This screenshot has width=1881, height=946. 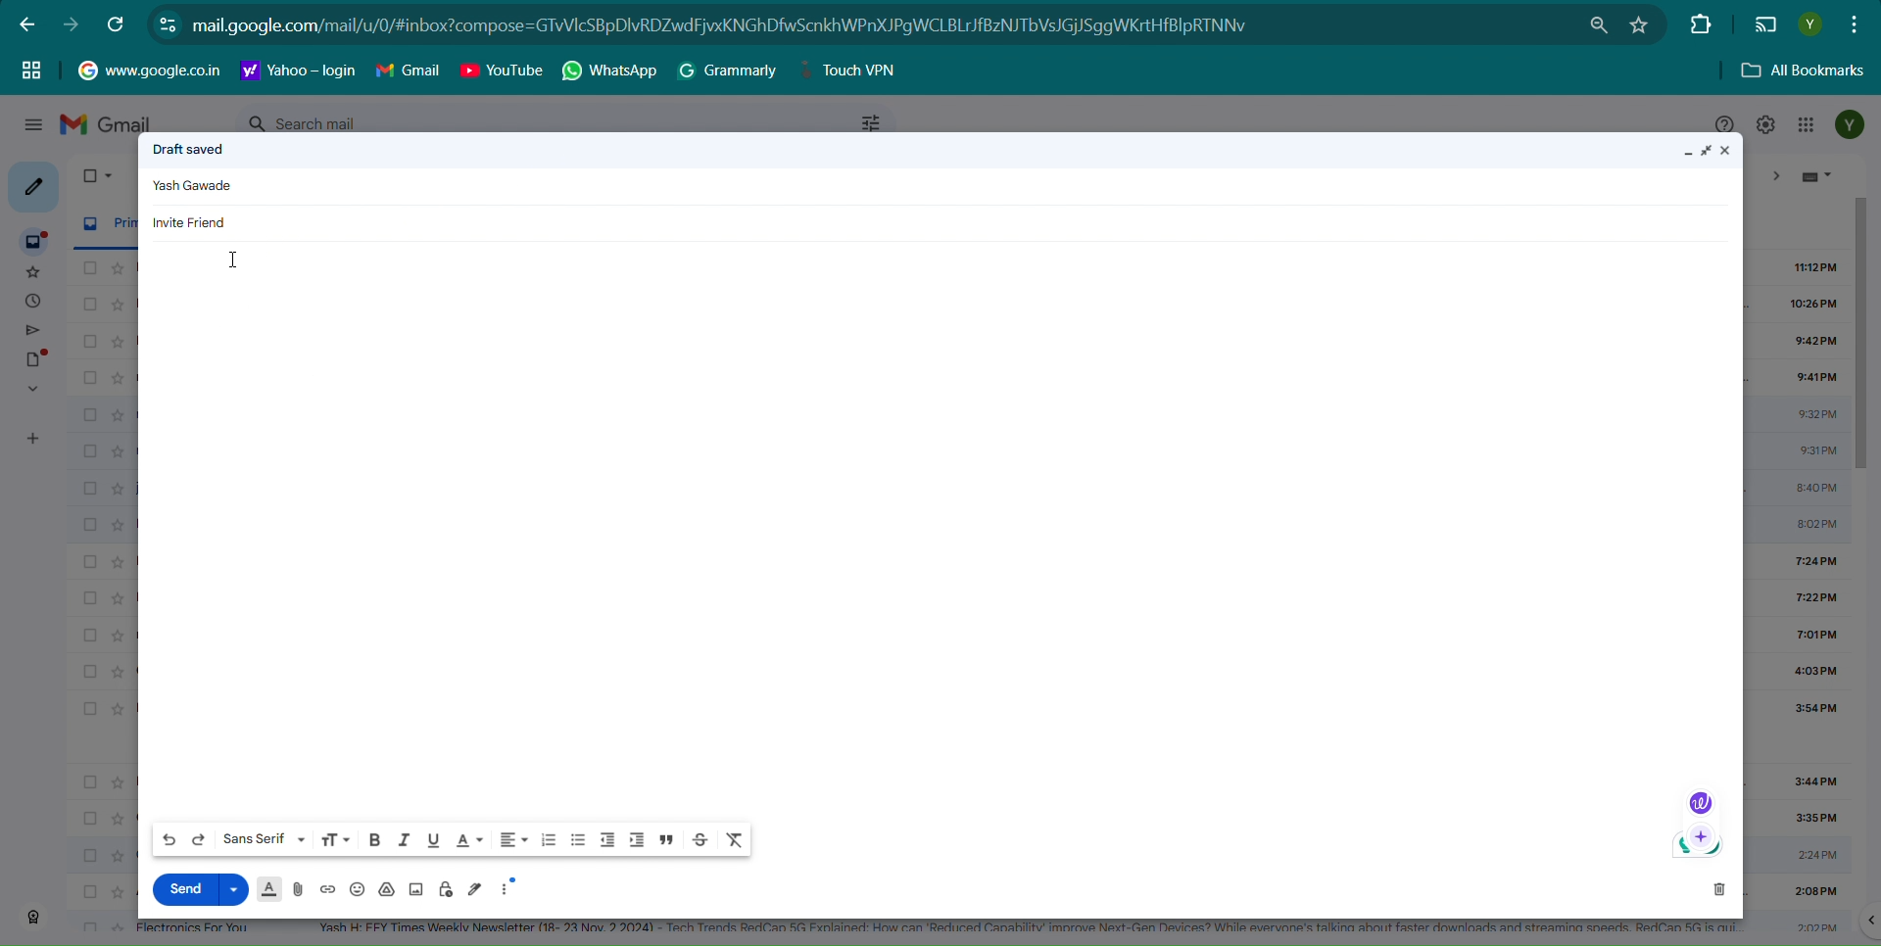 I want to click on Send, so click(x=182, y=888).